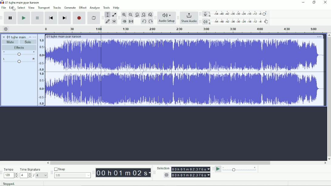 This screenshot has height=186, width=331. I want to click on Skip to start, so click(51, 18).